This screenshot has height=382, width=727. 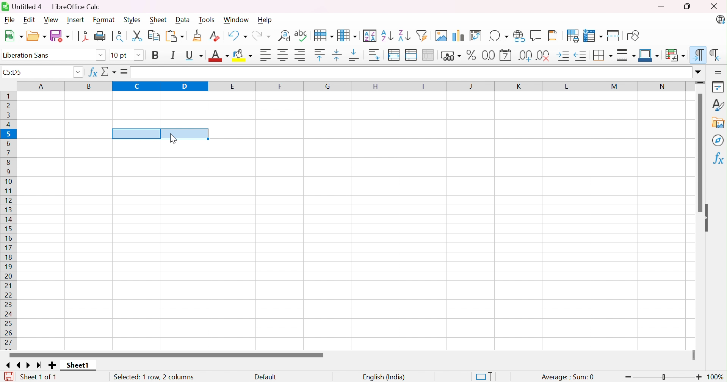 I want to click on Delete Decimal Place, so click(x=545, y=55).